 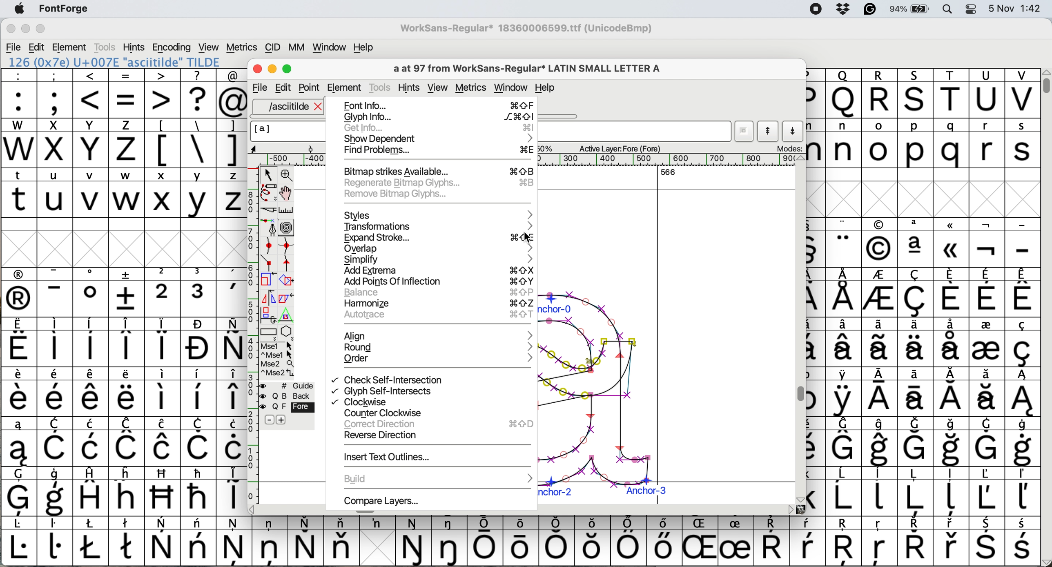 I want to click on x, so click(x=54, y=143).